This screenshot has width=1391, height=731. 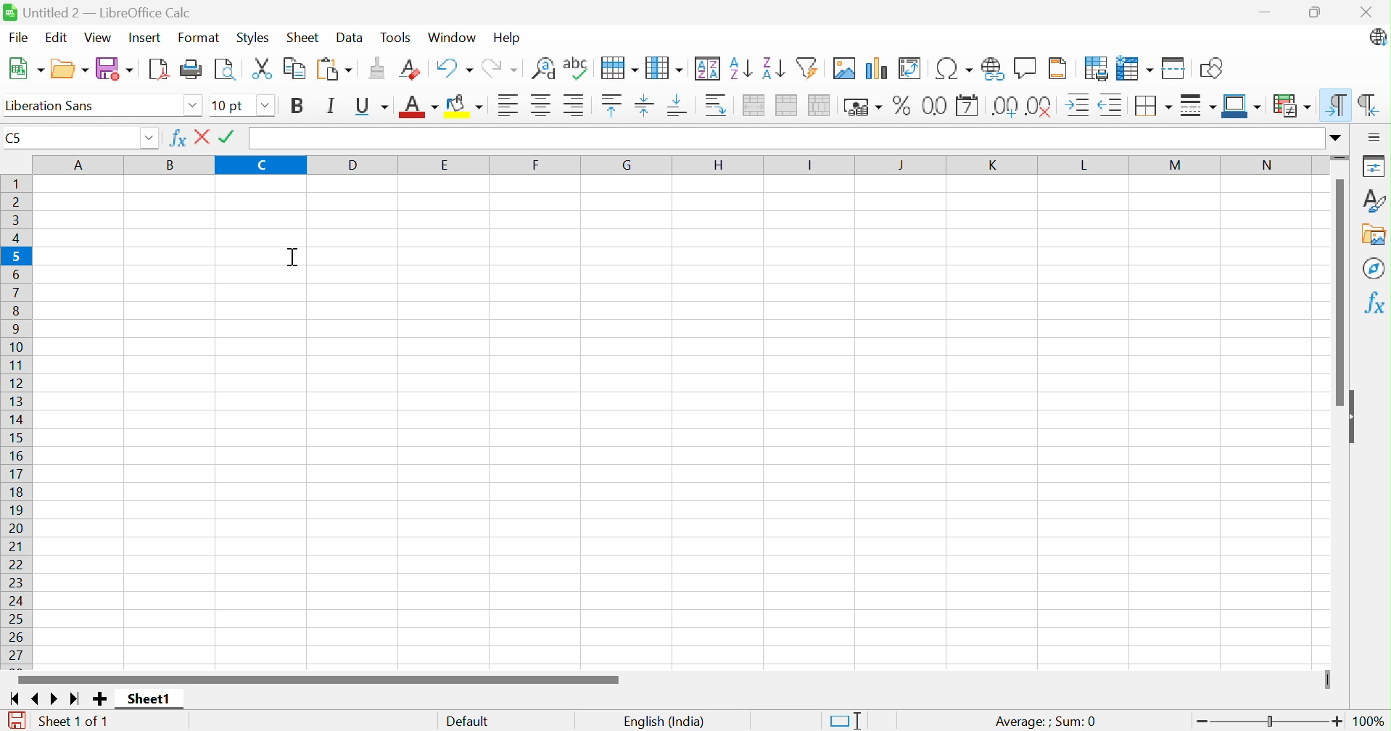 What do you see at coordinates (100, 699) in the screenshot?
I see `Add new sheet` at bounding box center [100, 699].